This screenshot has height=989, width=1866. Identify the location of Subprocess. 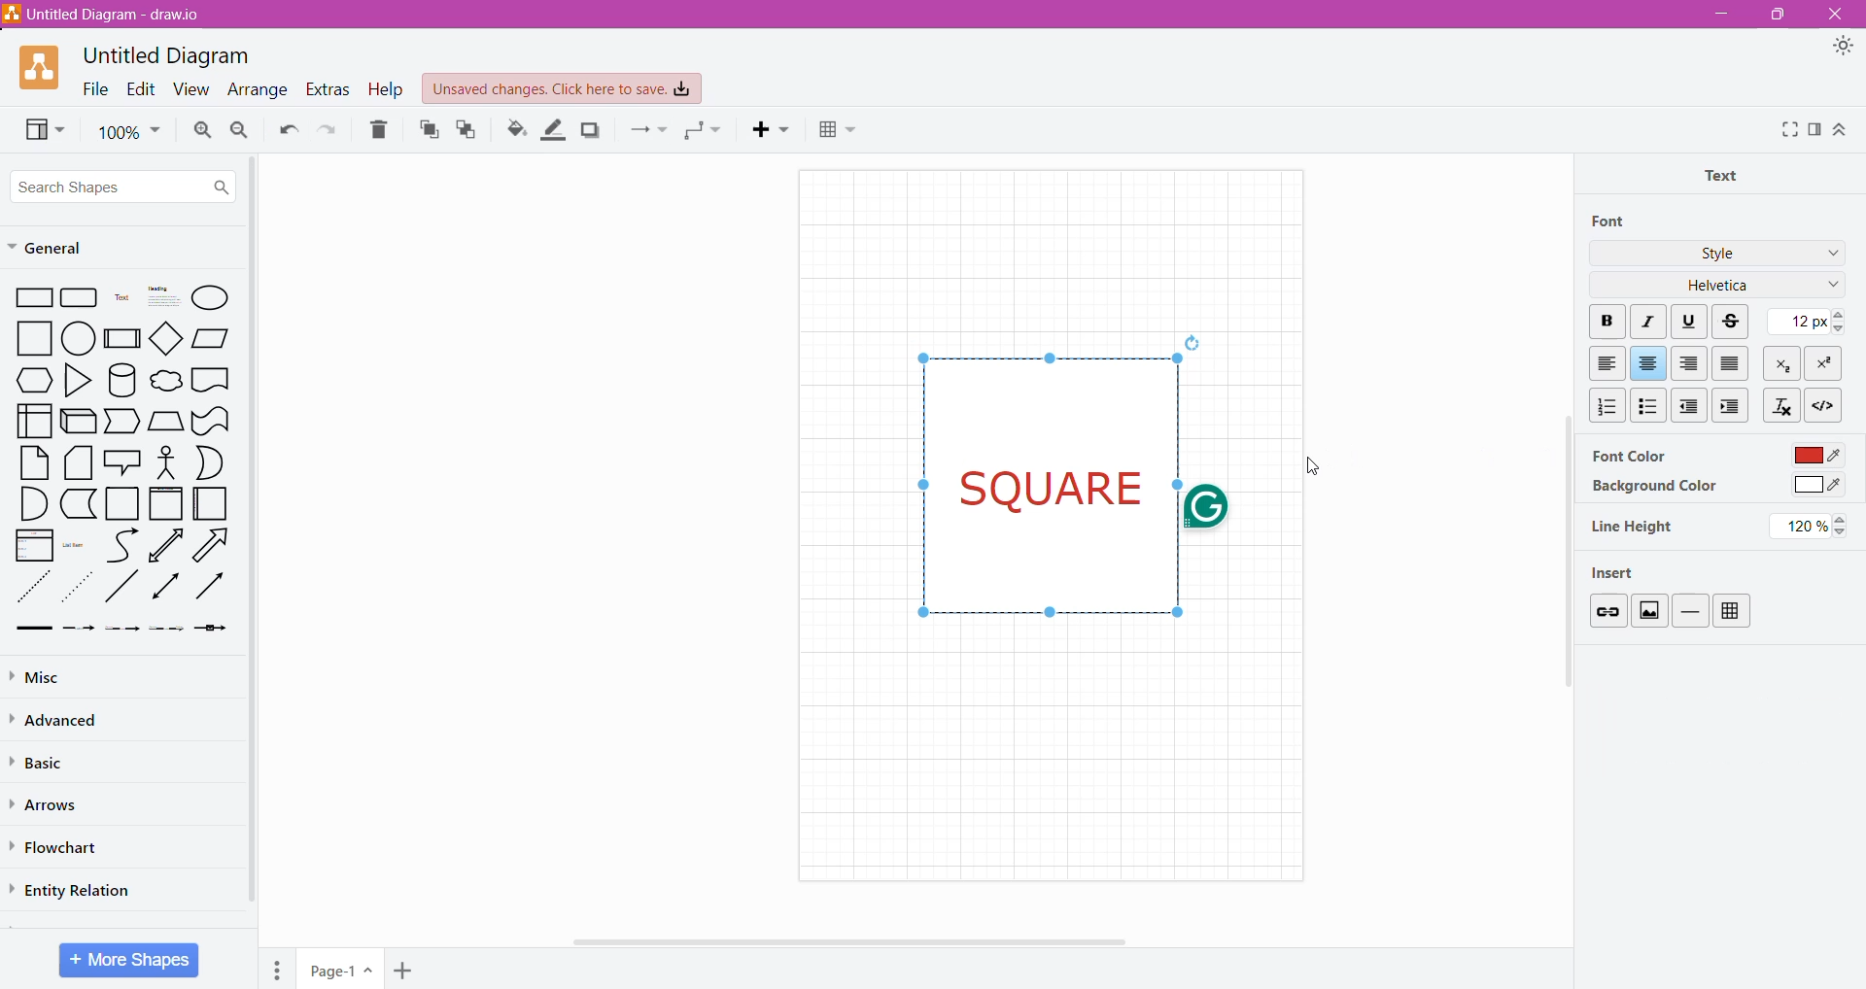
(122, 337).